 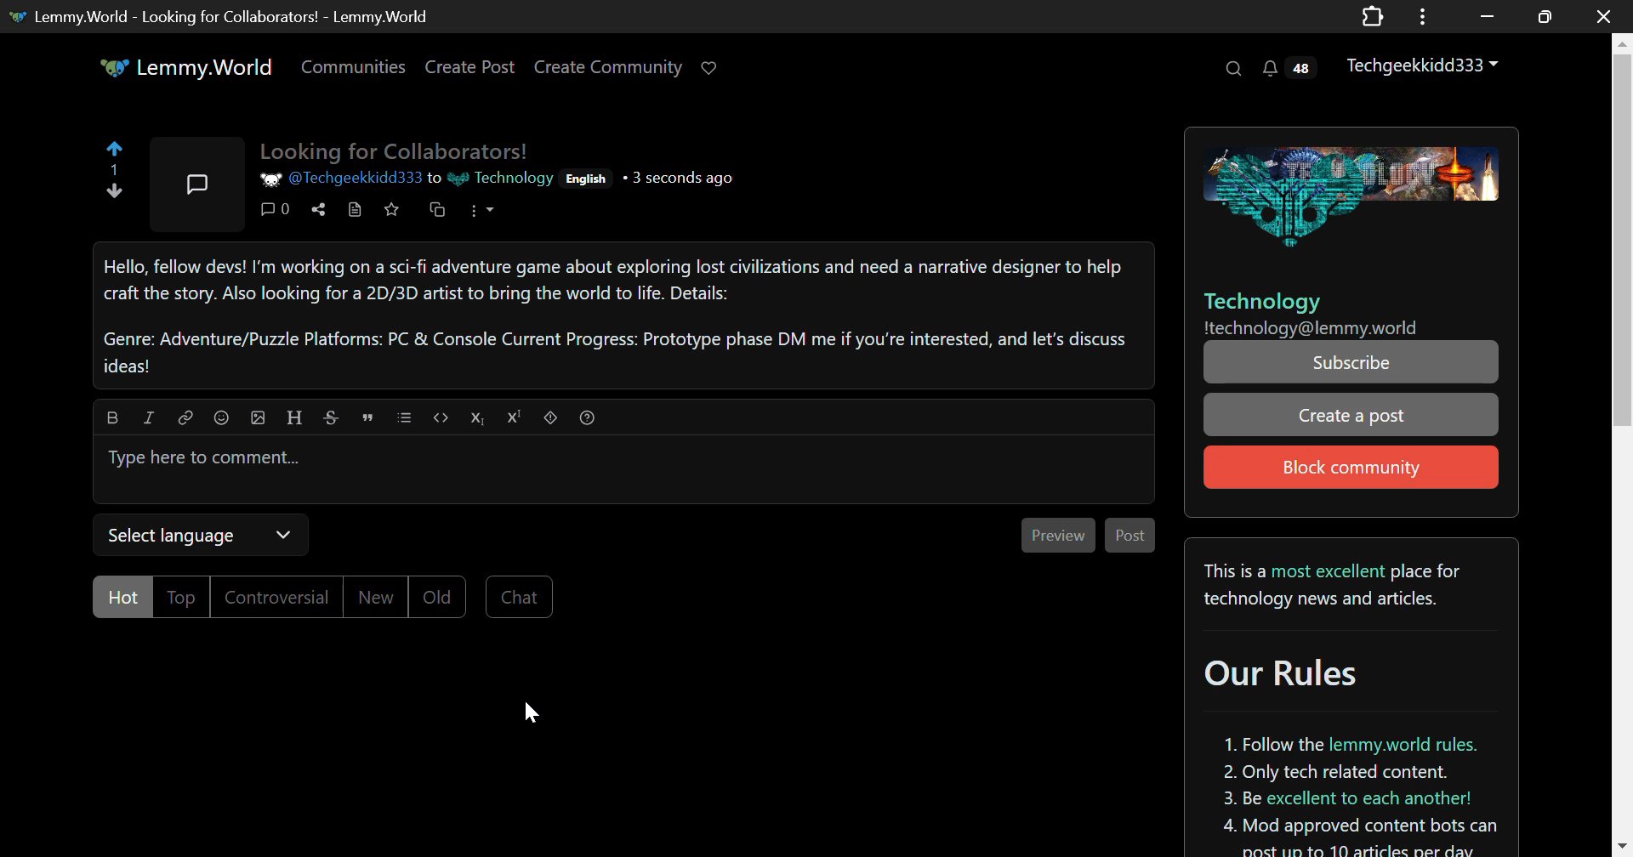 What do you see at coordinates (277, 212) in the screenshot?
I see `Comments Counter` at bounding box center [277, 212].